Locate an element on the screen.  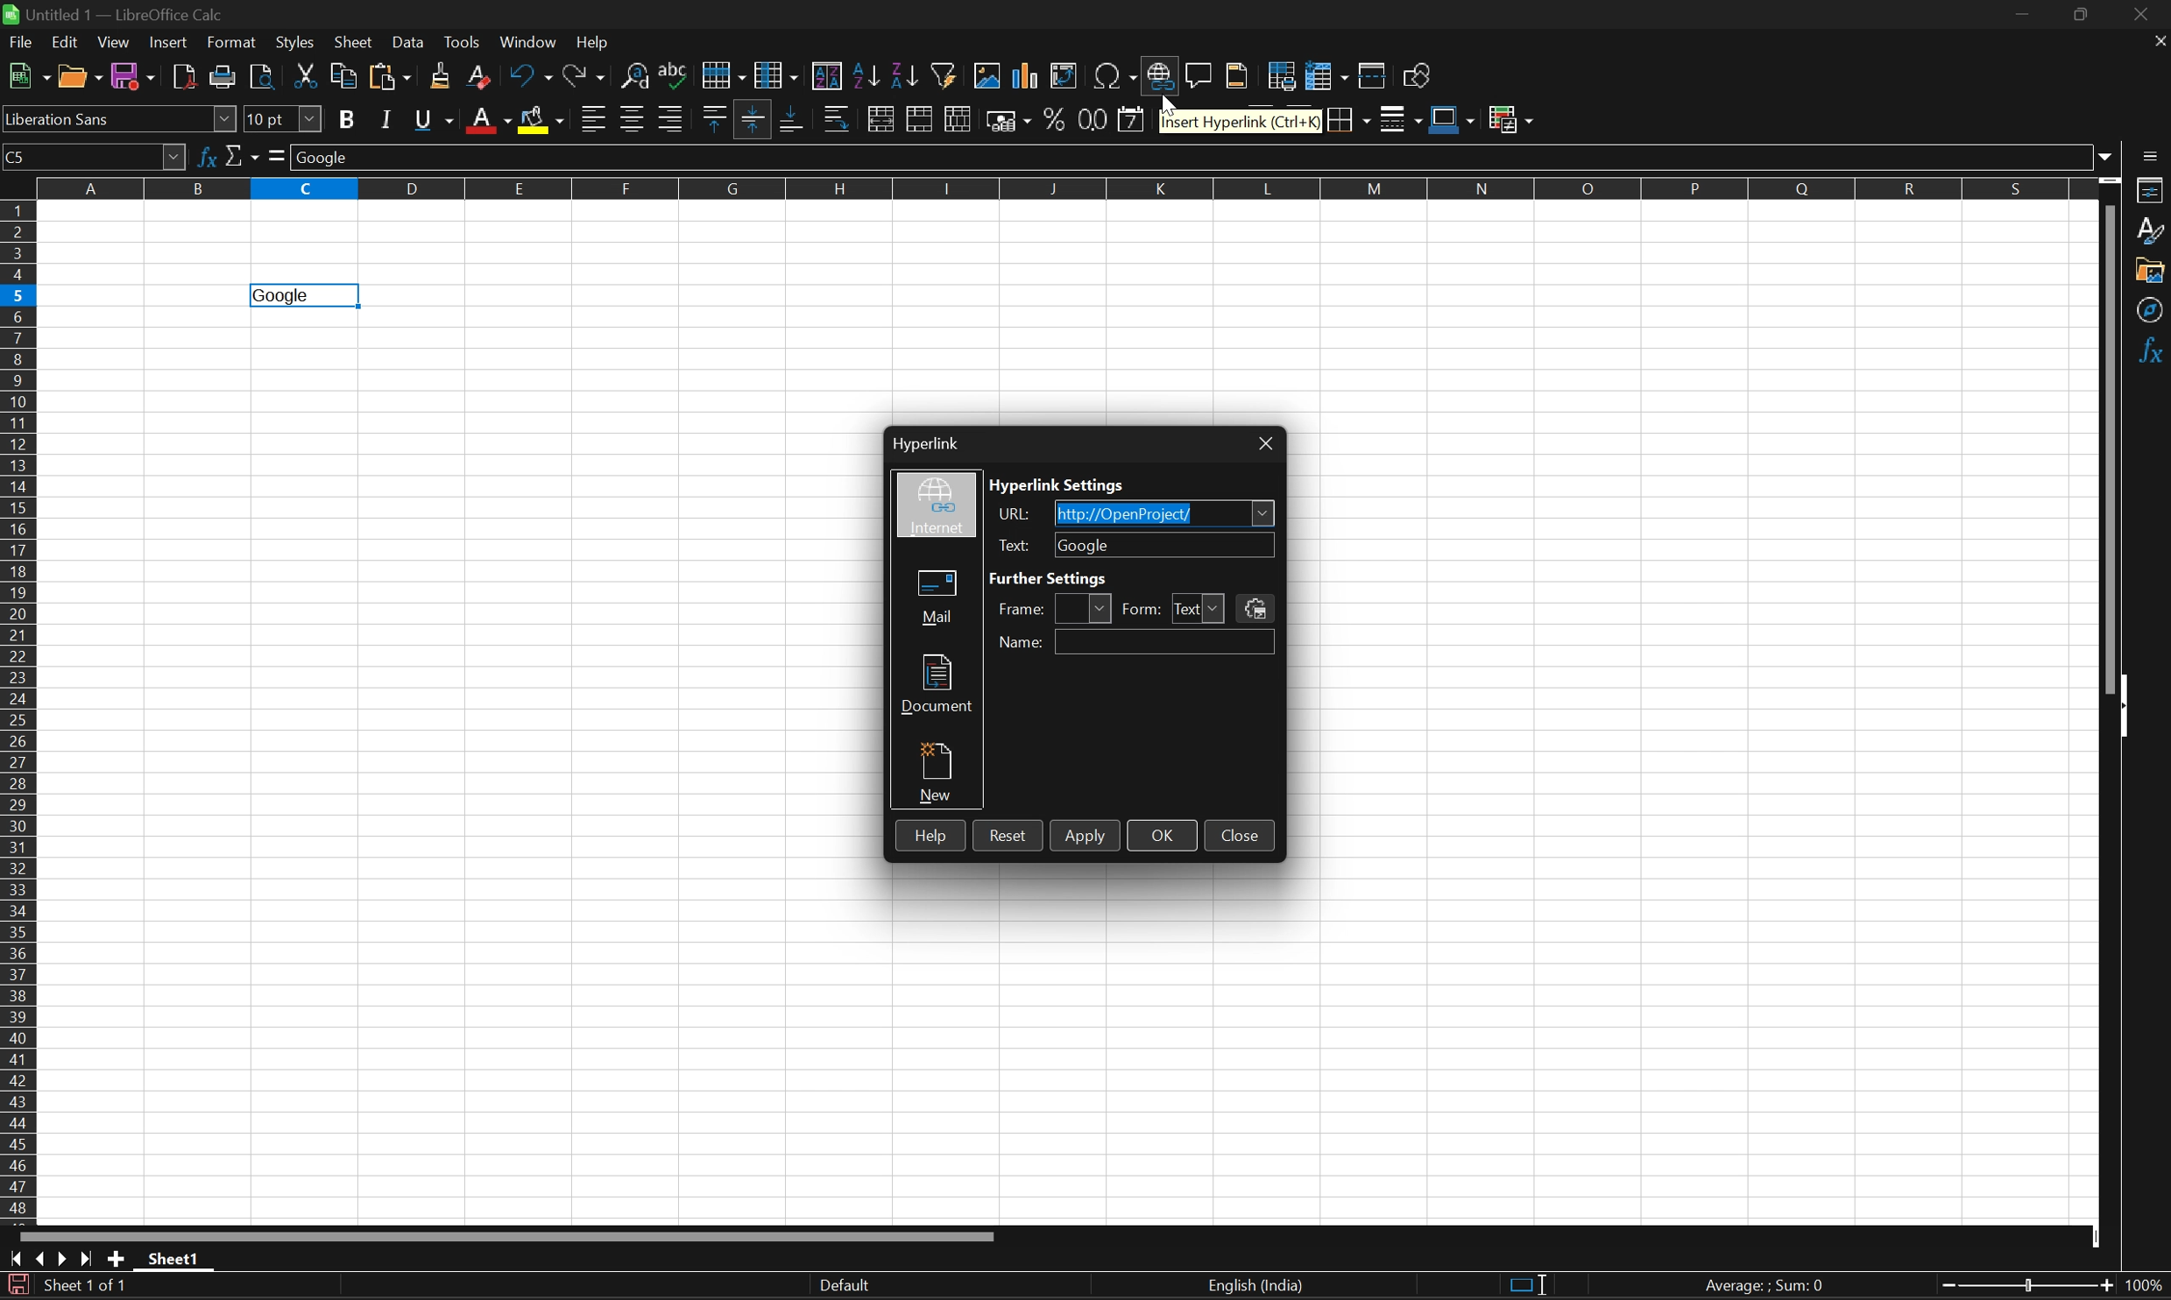
Drop down is located at coordinates (1262, 512).